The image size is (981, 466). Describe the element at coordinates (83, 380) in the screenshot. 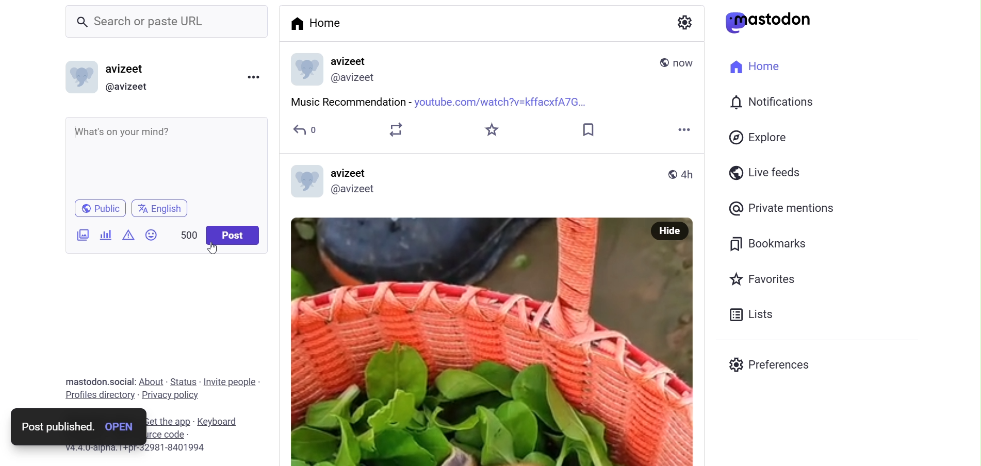

I see `mastodon` at that location.